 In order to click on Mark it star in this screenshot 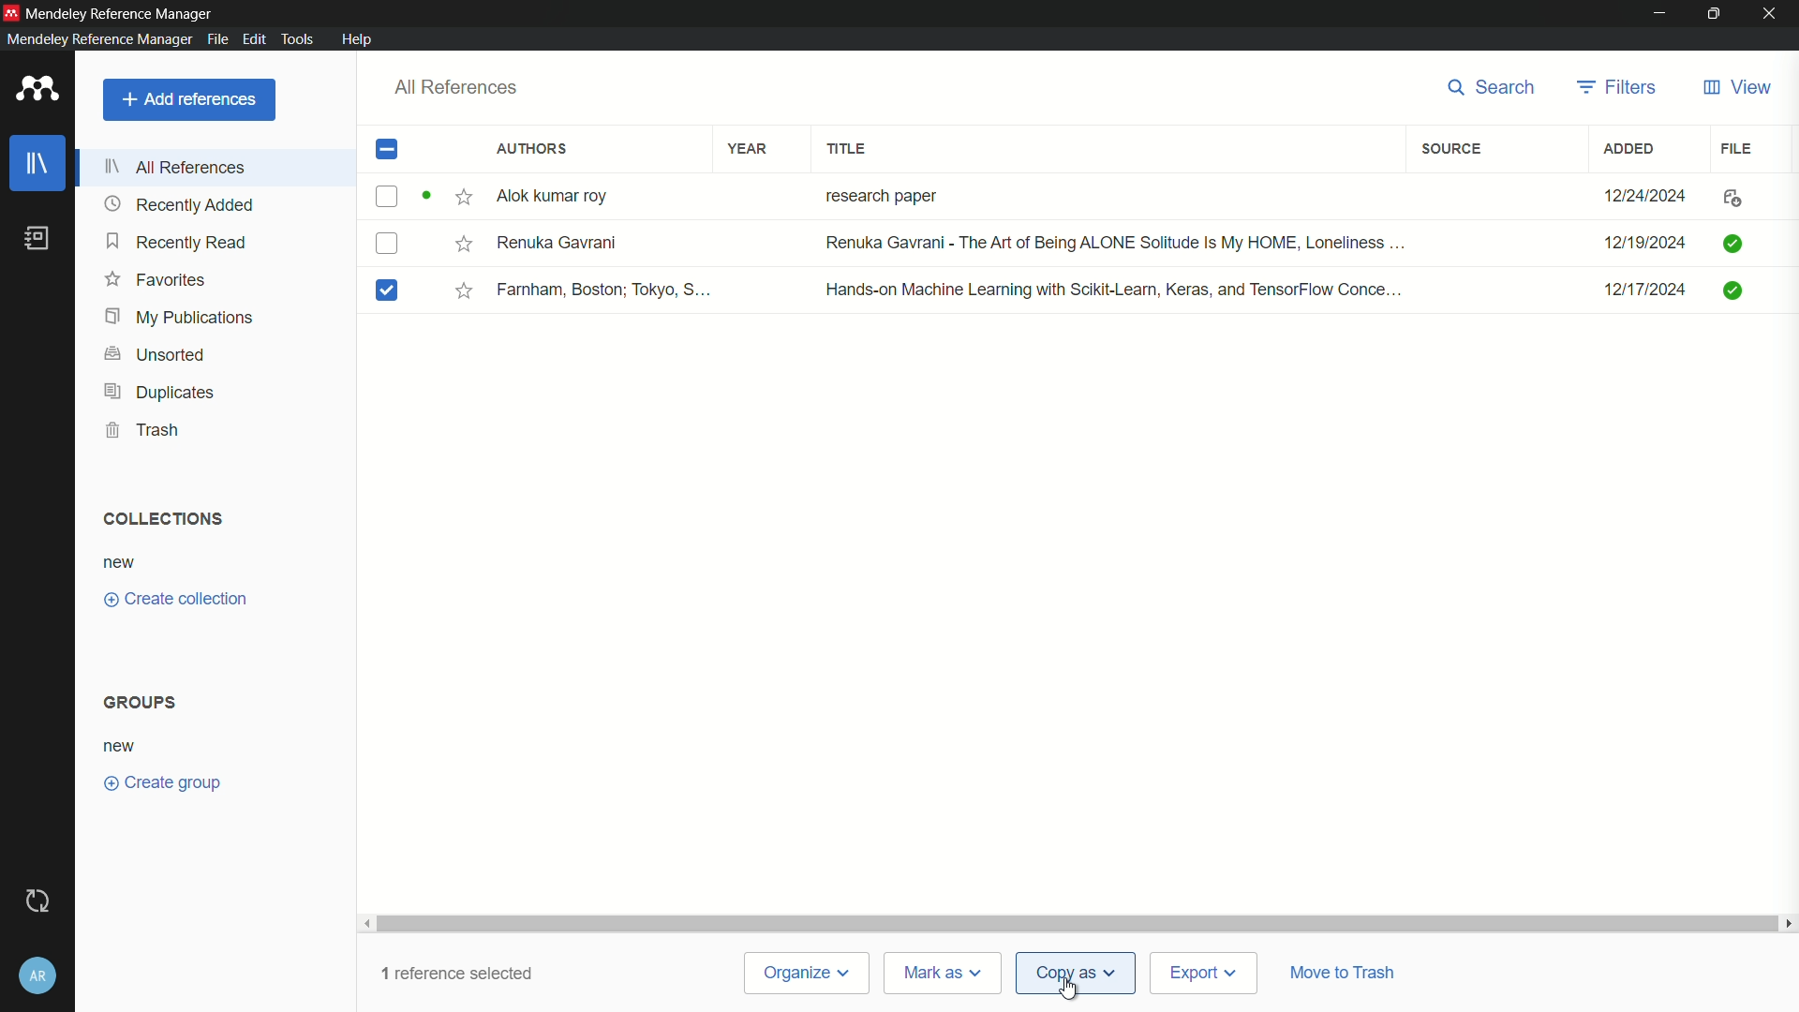, I will do `click(459, 245)`.